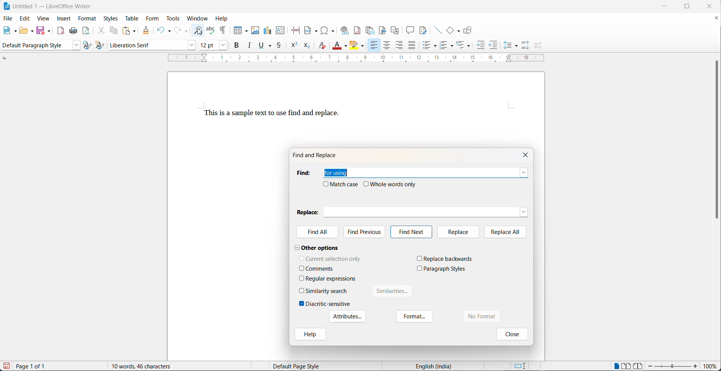 This screenshot has height=371, width=721. Describe the element at coordinates (362, 59) in the screenshot. I see `scaling` at that location.